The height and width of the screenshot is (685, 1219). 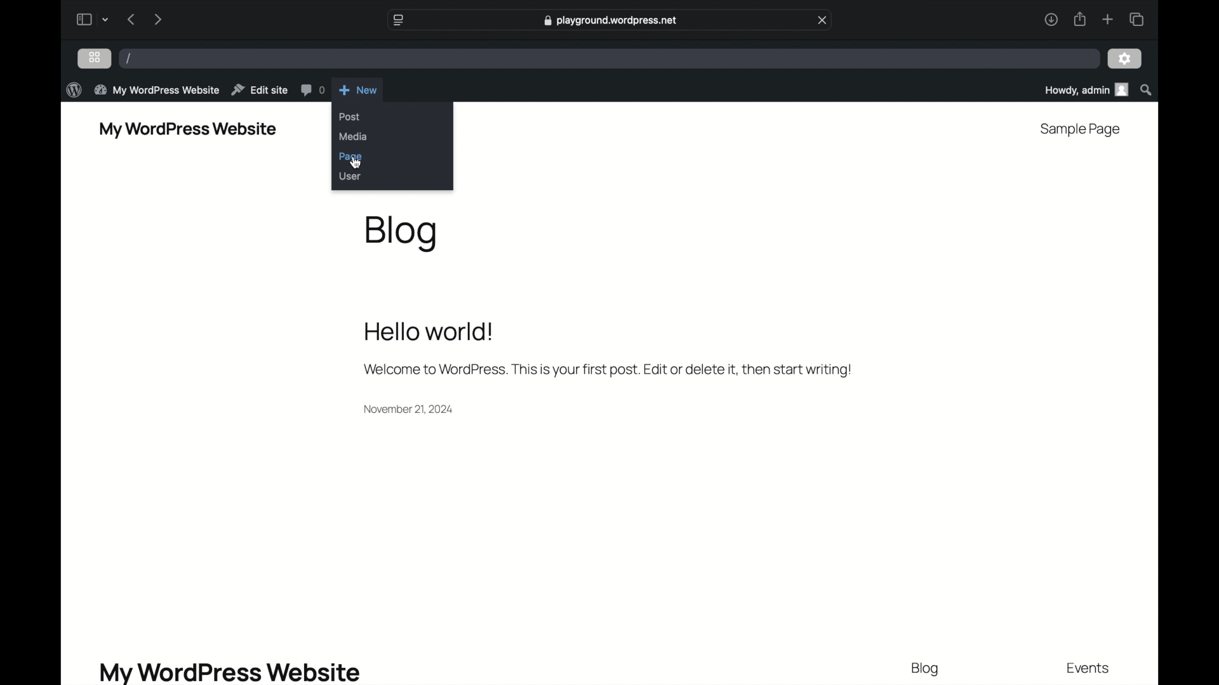 What do you see at coordinates (129, 59) in the screenshot?
I see `/` at bounding box center [129, 59].